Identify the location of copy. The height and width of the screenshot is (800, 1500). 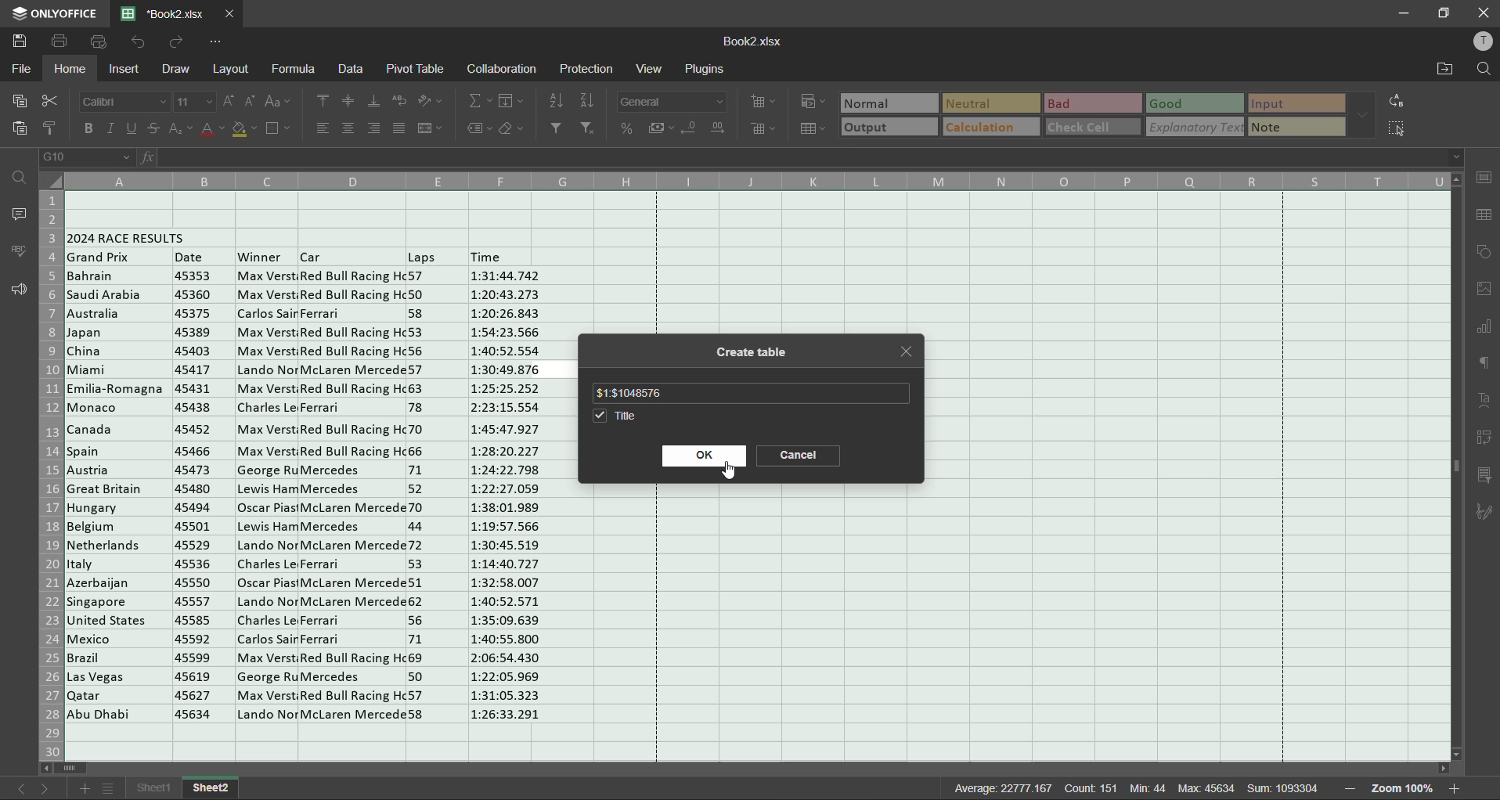
(22, 103).